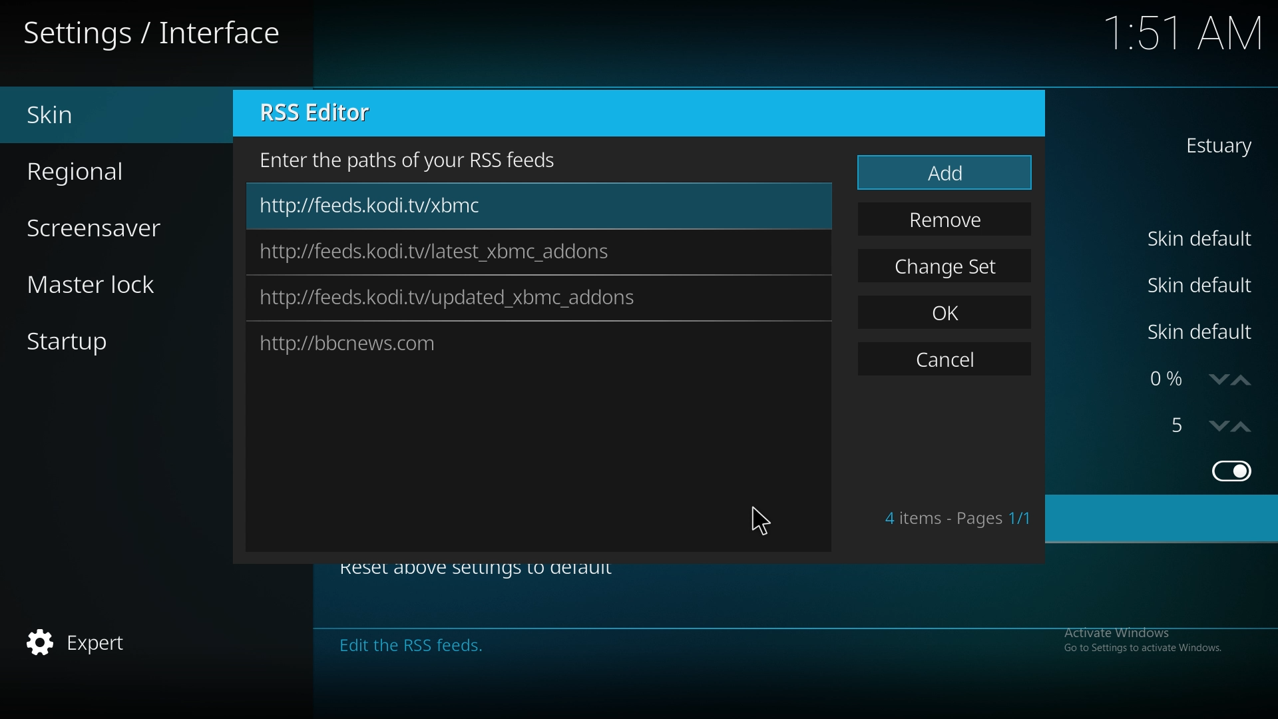 Image resolution: width=1278 pixels, height=719 pixels. What do you see at coordinates (1250, 425) in the screenshot?
I see `Increase zoom` at bounding box center [1250, 425].